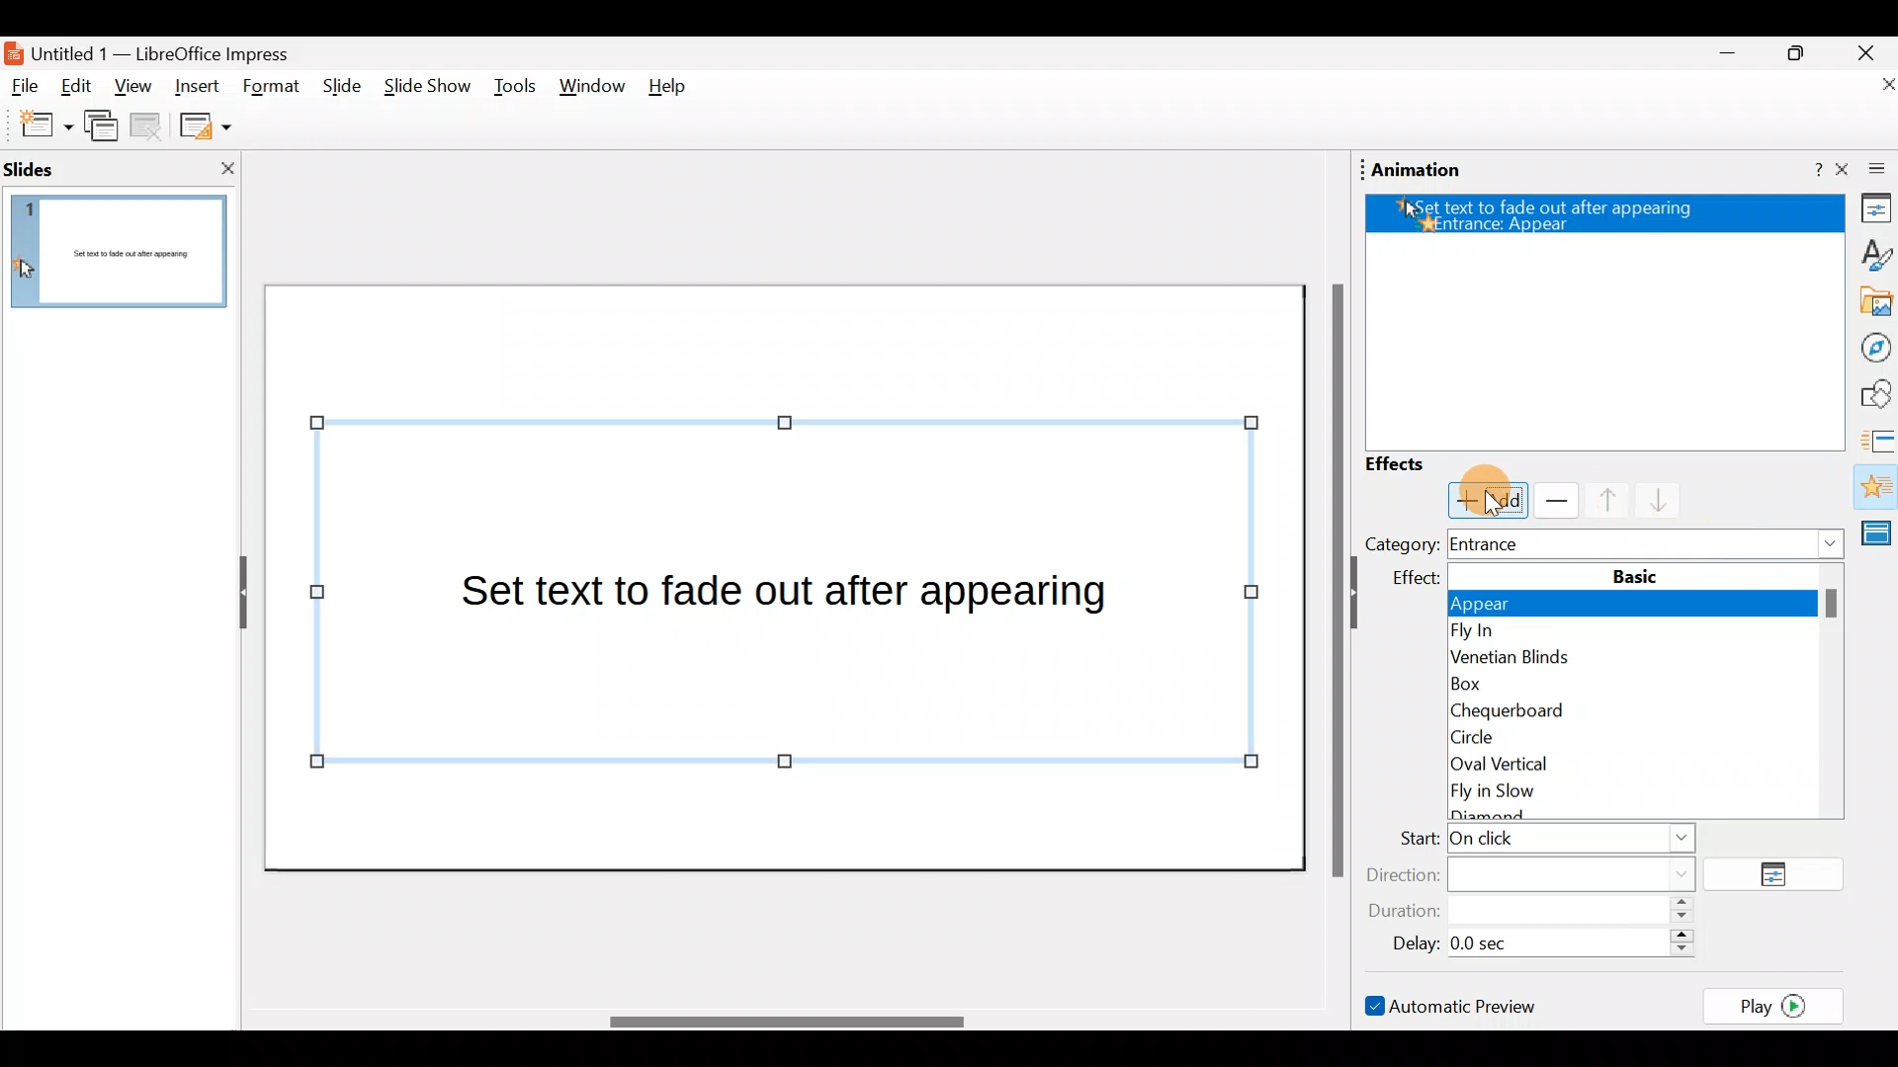  Describe the element at coordinates (1488, 501) in the screenshot. I see `Add effect` at that location.